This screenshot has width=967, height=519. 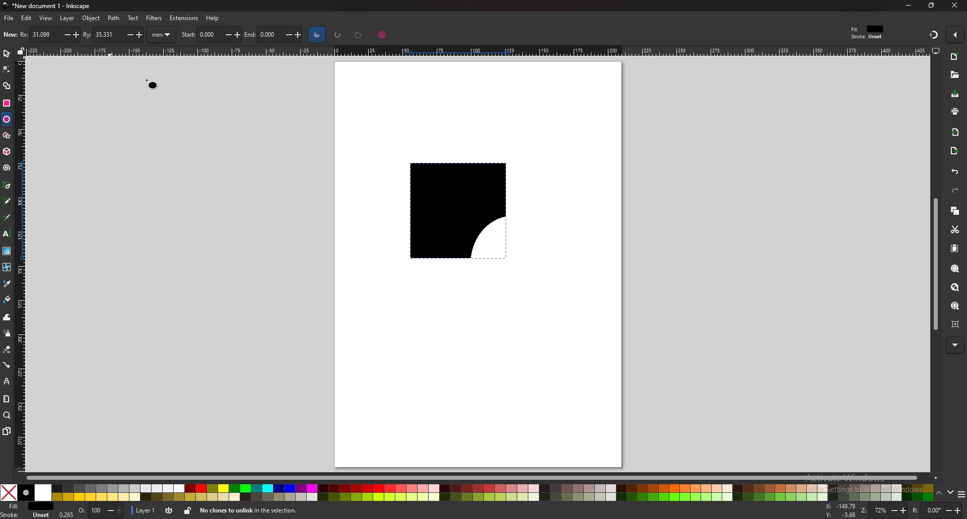 What do you see at coordinates (150, 83) in the screenshot?
I see `cursor` at bounding box center [150, 83].